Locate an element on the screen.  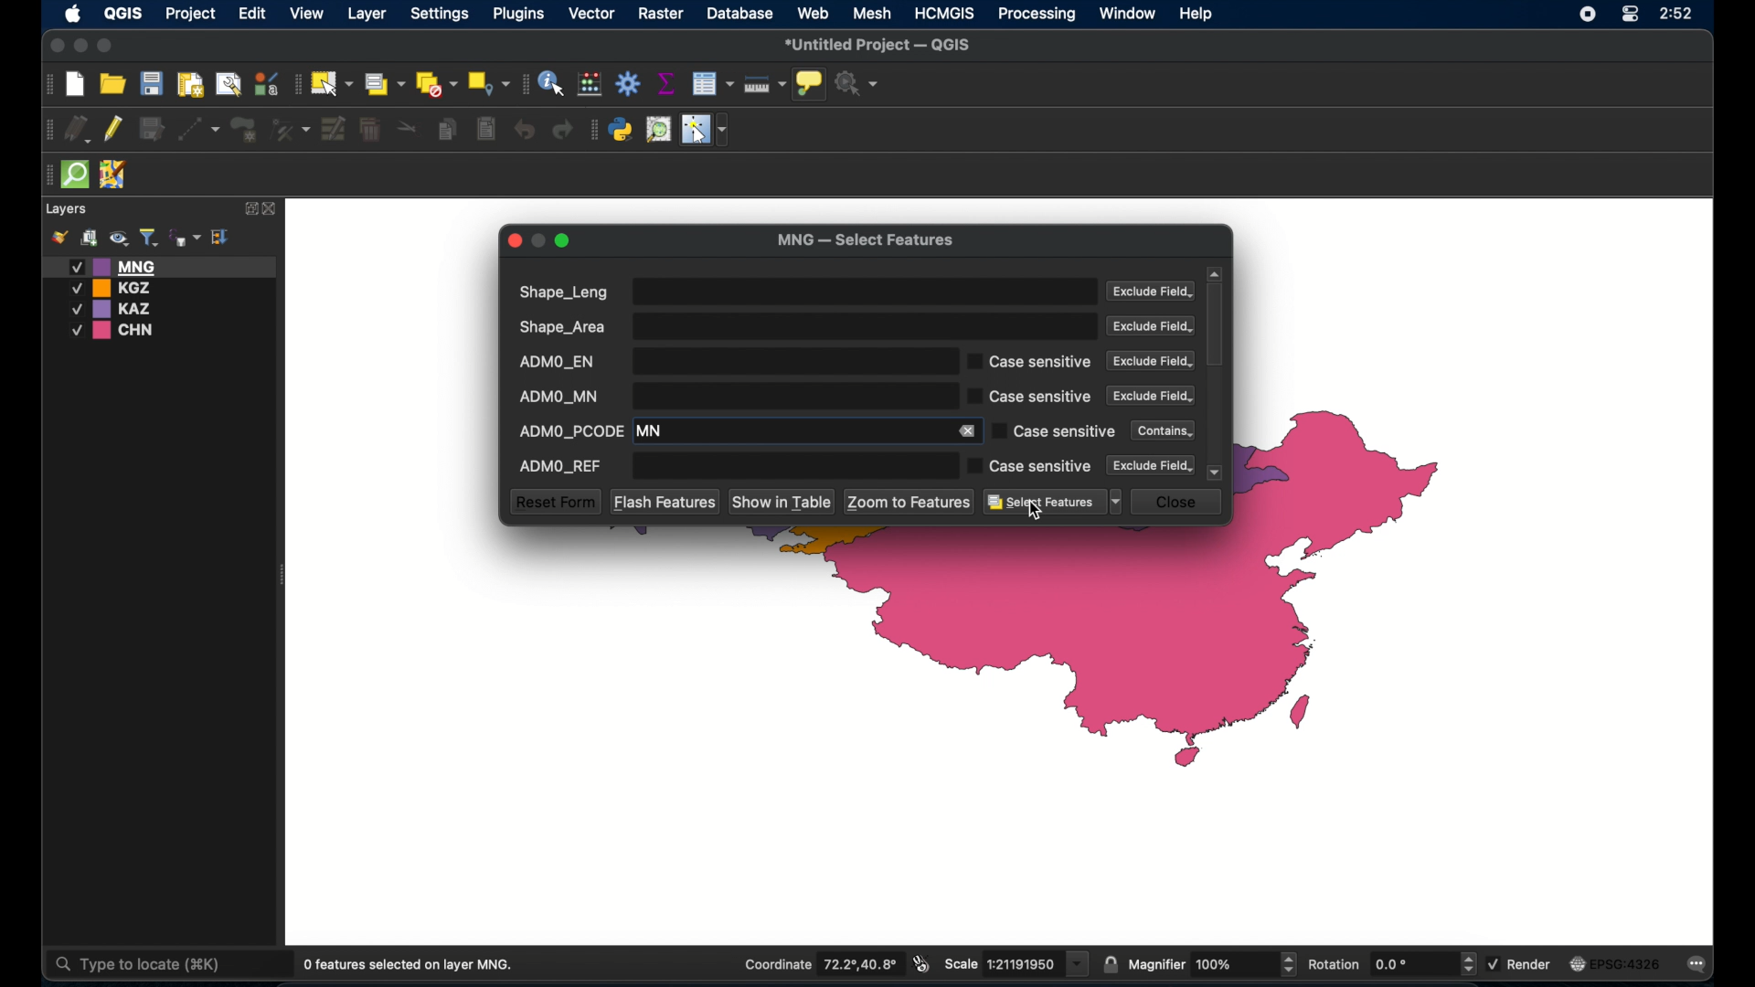
QGIS is located at coordinates (122, 16).